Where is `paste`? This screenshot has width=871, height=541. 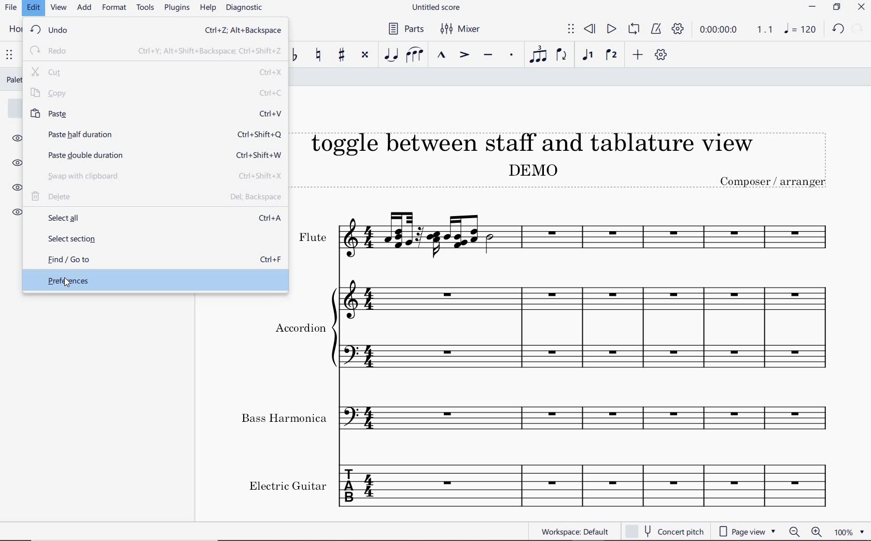
paste is located at coordinates (154, 113).